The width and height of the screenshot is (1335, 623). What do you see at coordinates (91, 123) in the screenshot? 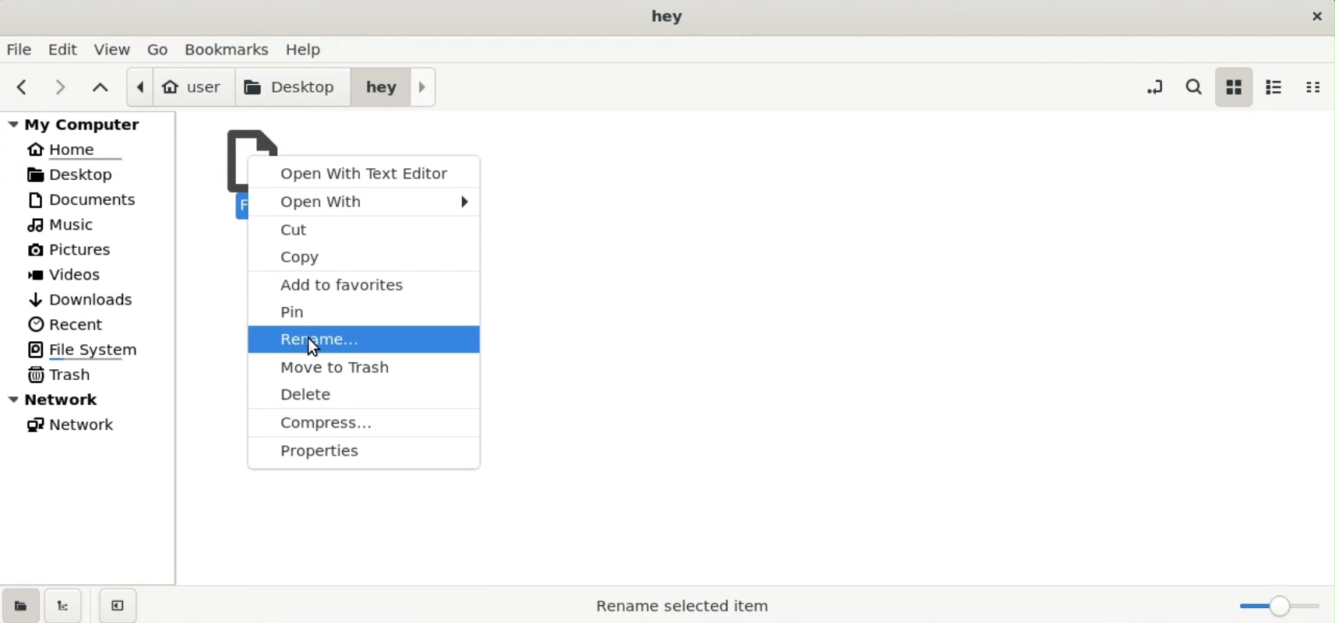
I see `my computer` at bounding box center [91, 123].